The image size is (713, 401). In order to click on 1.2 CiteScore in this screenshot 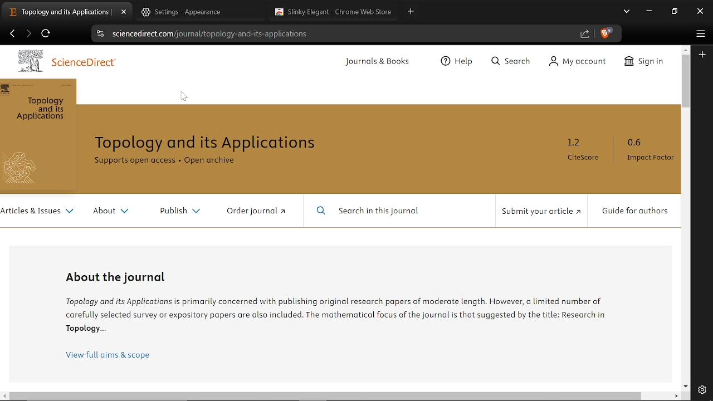, I will do `click(583, 149)`.